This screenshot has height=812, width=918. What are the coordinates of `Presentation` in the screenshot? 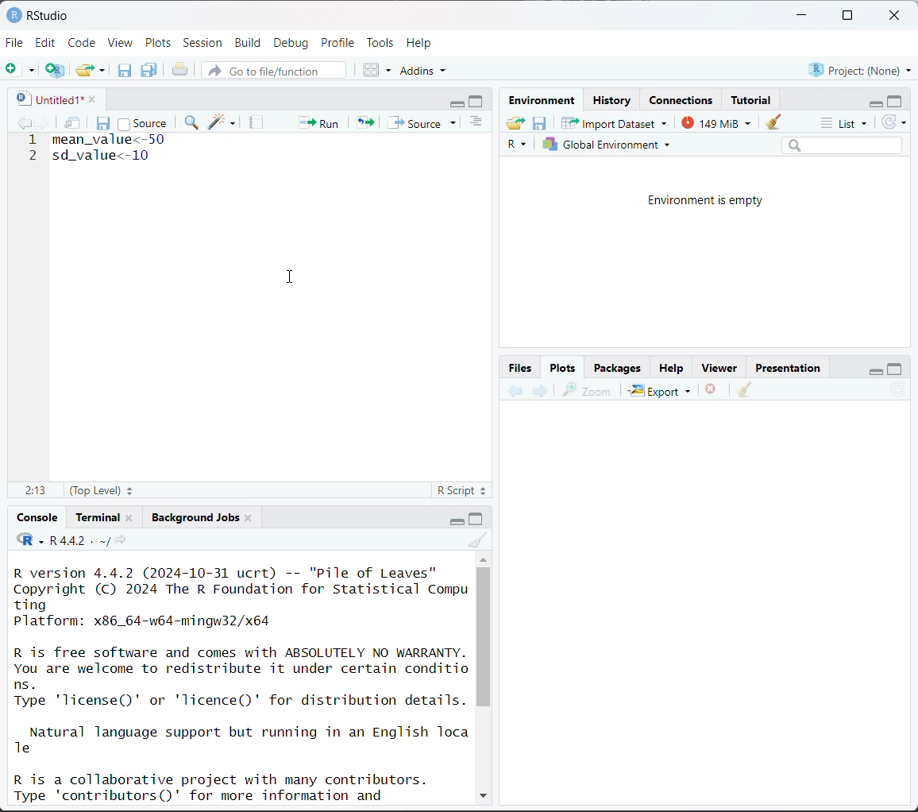 It's located at (789, 369).